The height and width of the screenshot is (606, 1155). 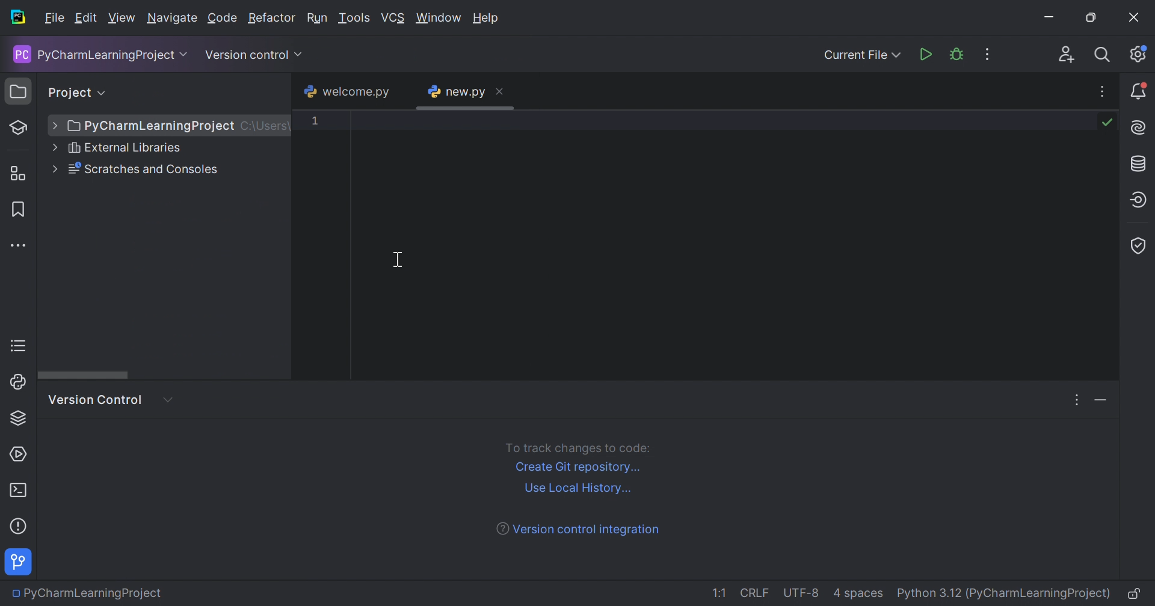 I want to click on new.py, so click(x=452, y=93).